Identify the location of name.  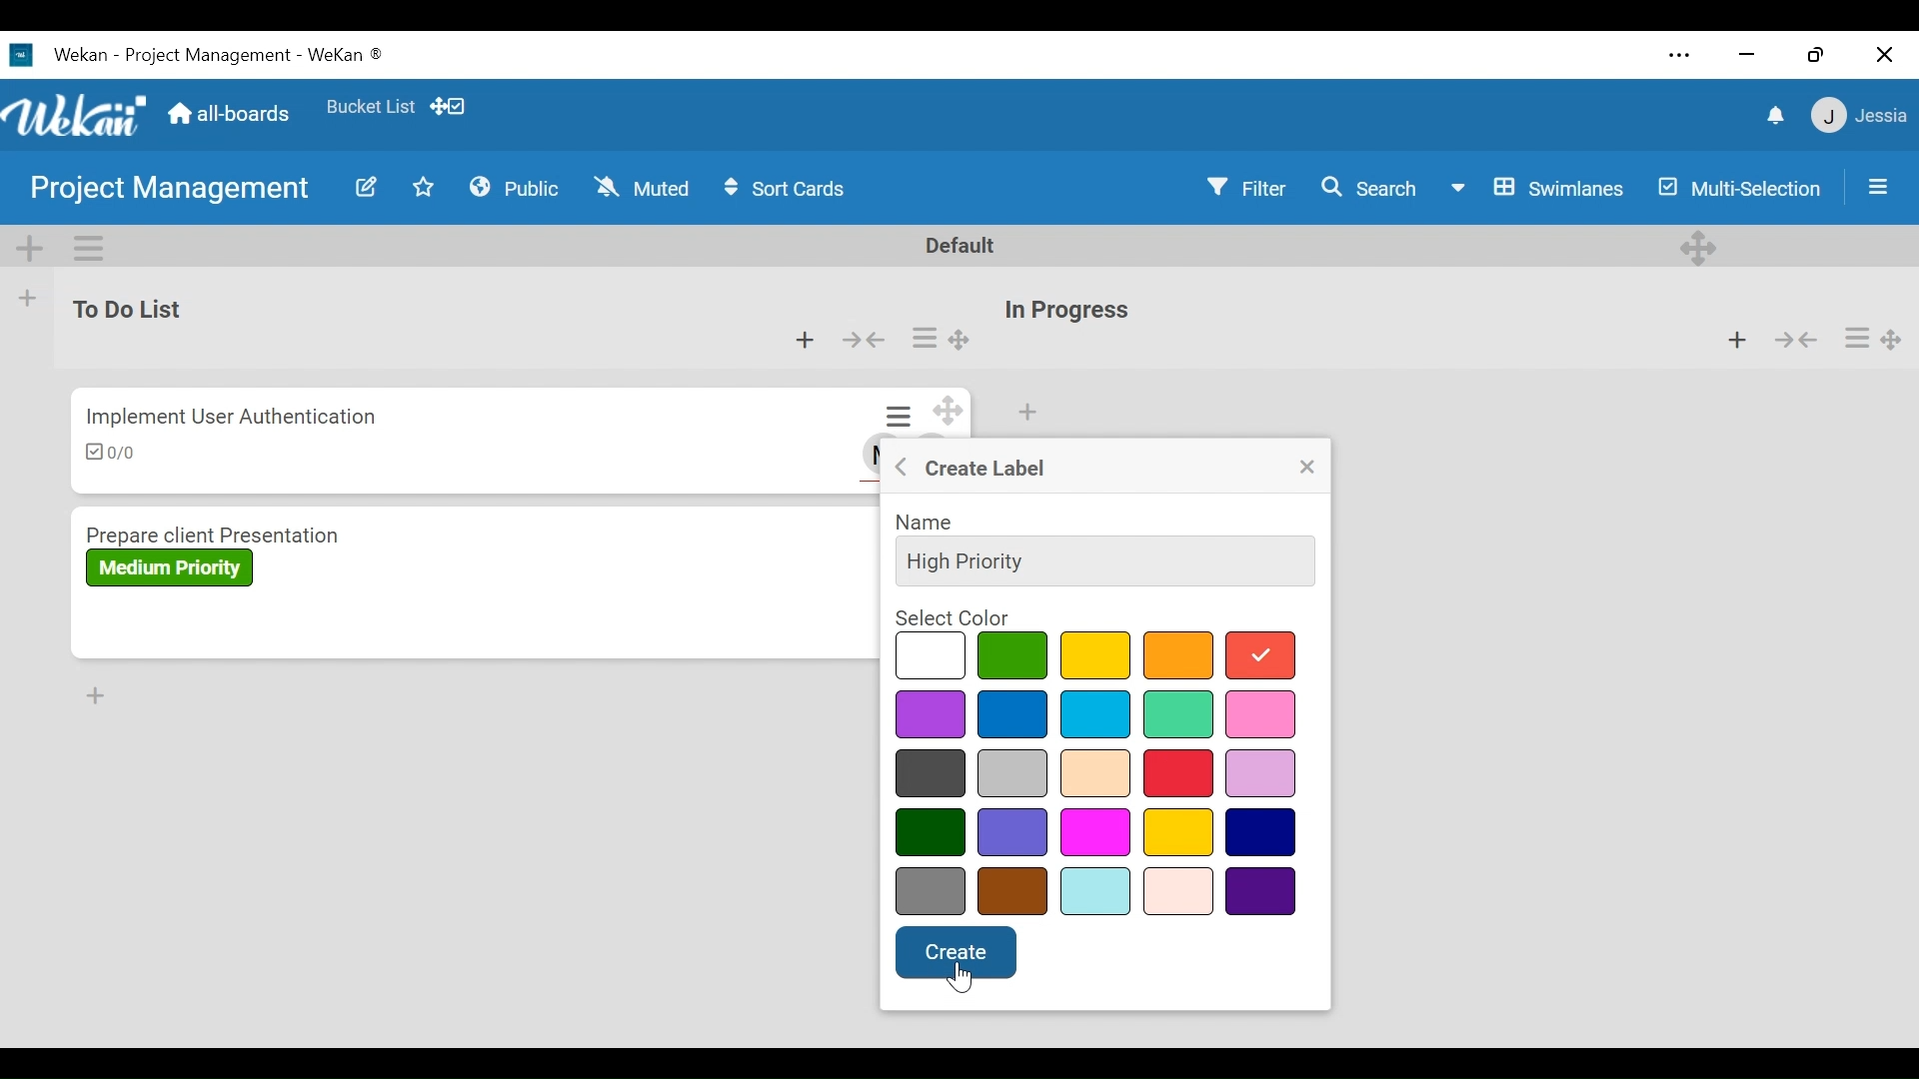
(938, 520).